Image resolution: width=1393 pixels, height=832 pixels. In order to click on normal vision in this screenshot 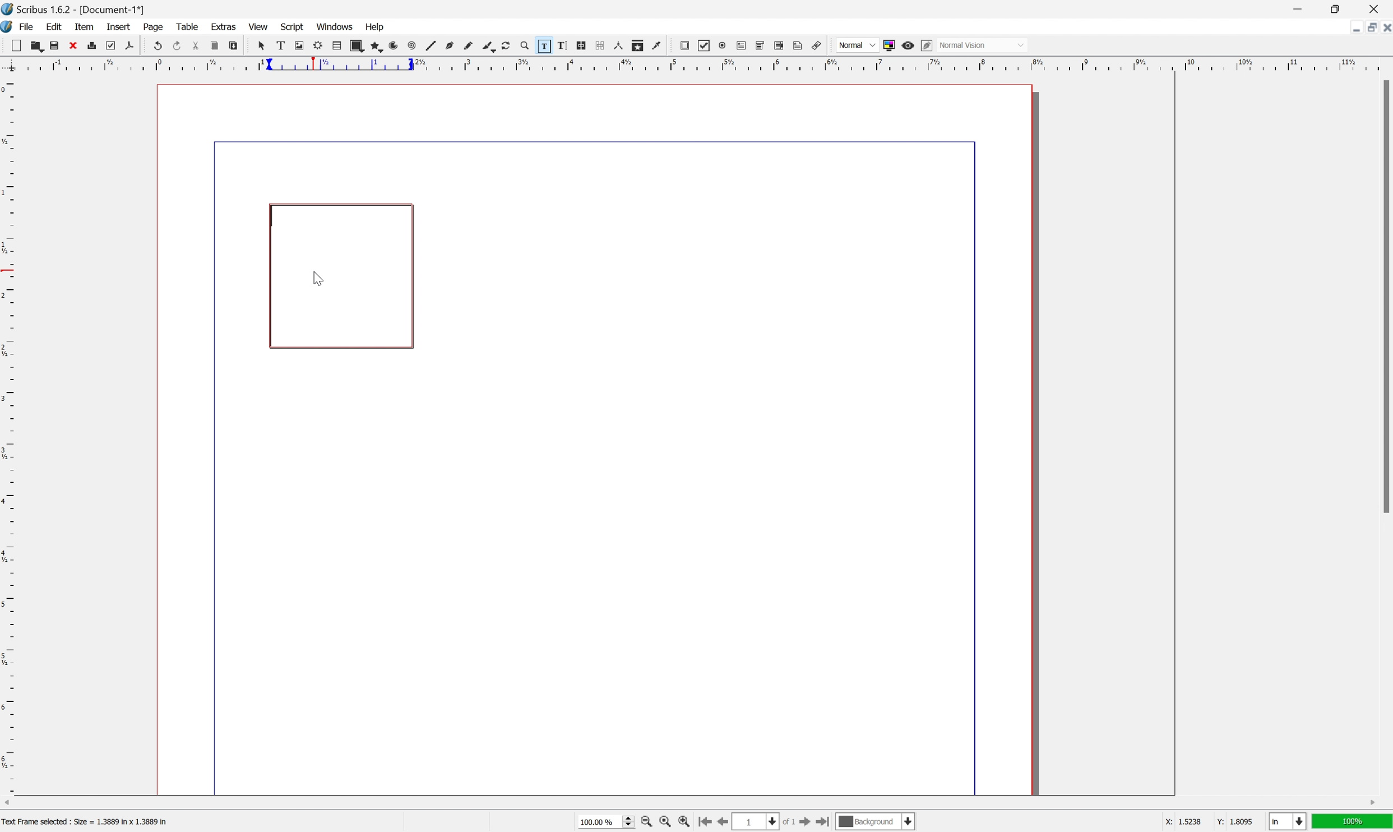, I will do `click(983, 45)`.